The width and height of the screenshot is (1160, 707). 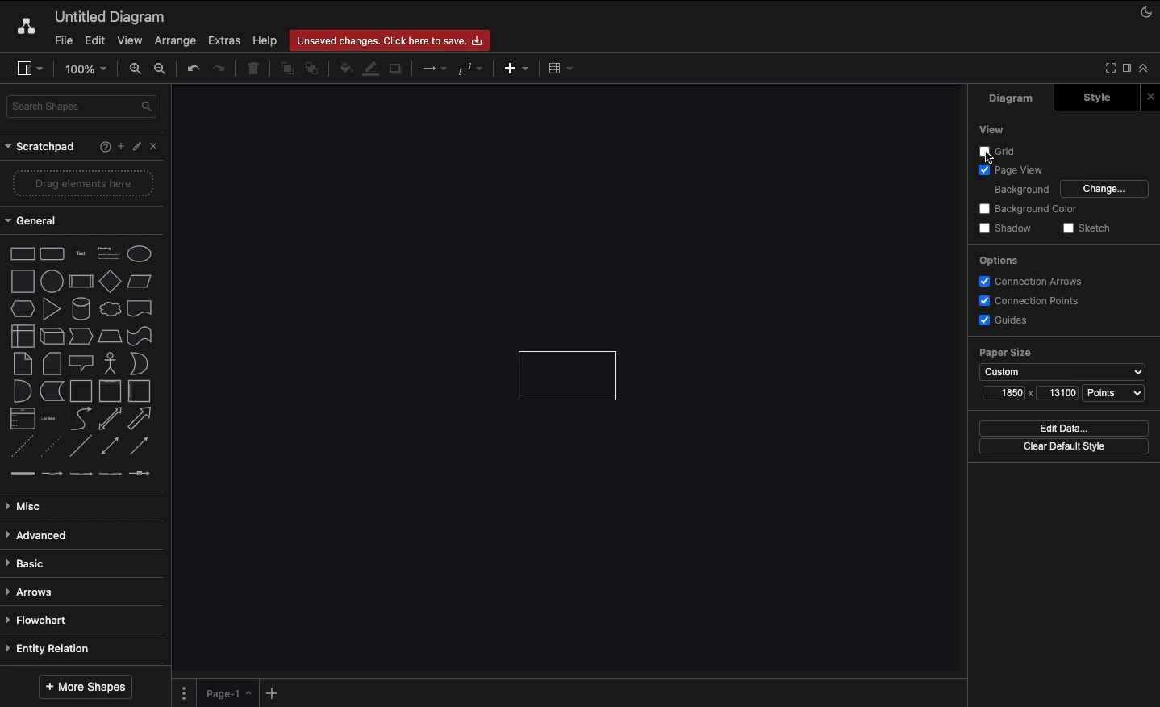 I want to click on View, so click(x=988, y=128).